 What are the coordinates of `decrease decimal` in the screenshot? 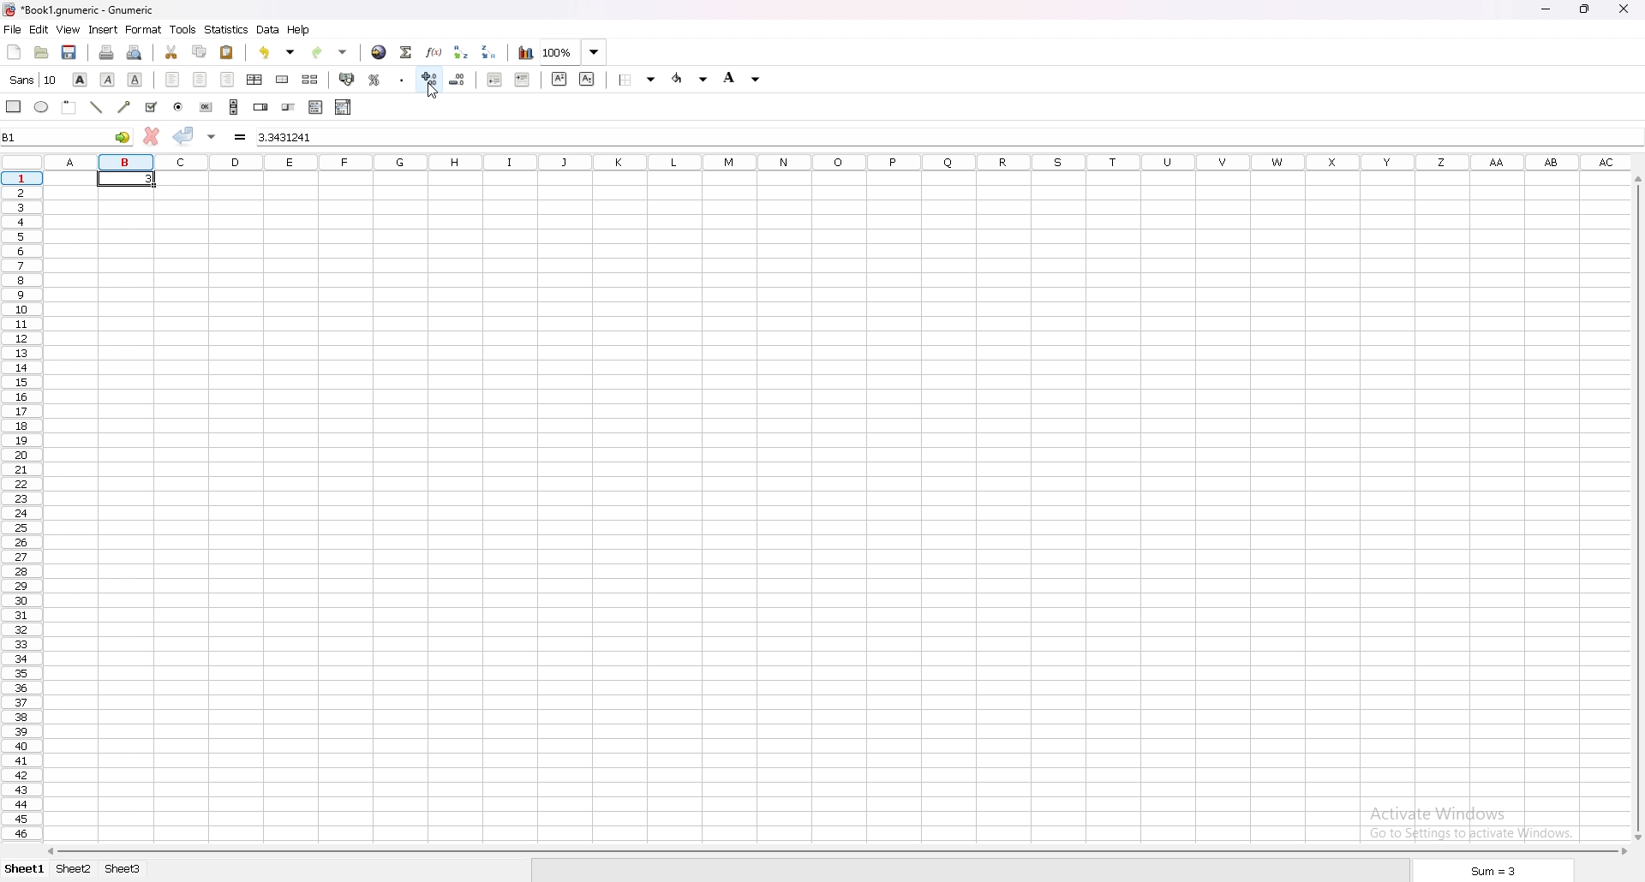 It's located at (455, 80).